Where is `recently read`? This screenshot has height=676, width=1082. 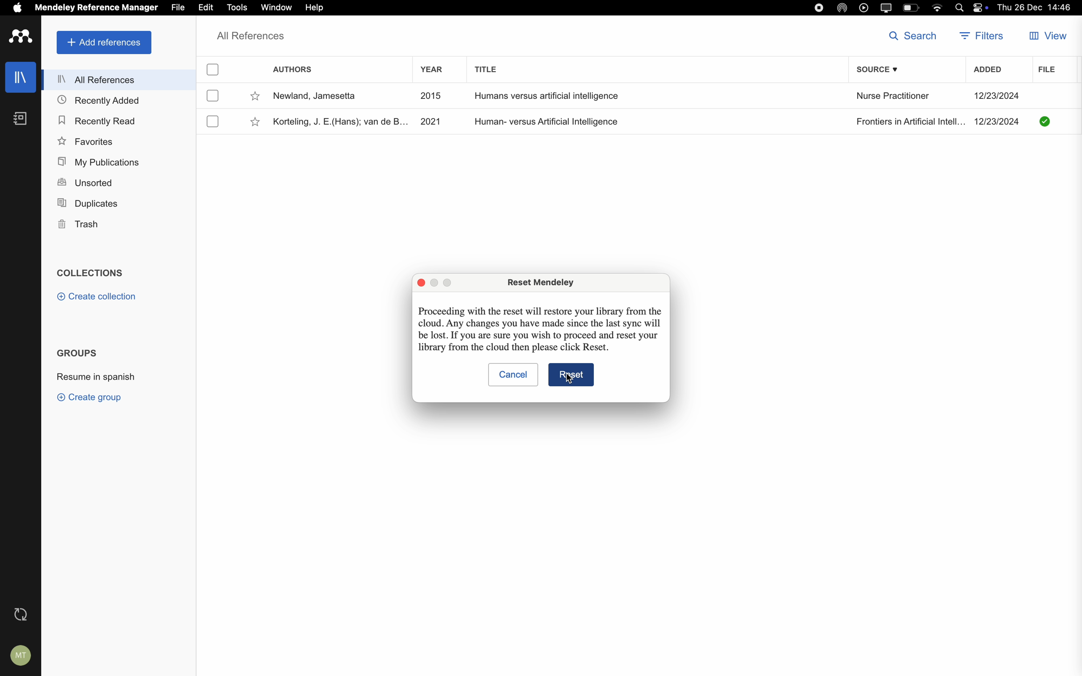 recently read is located at coordinates (98, 120).